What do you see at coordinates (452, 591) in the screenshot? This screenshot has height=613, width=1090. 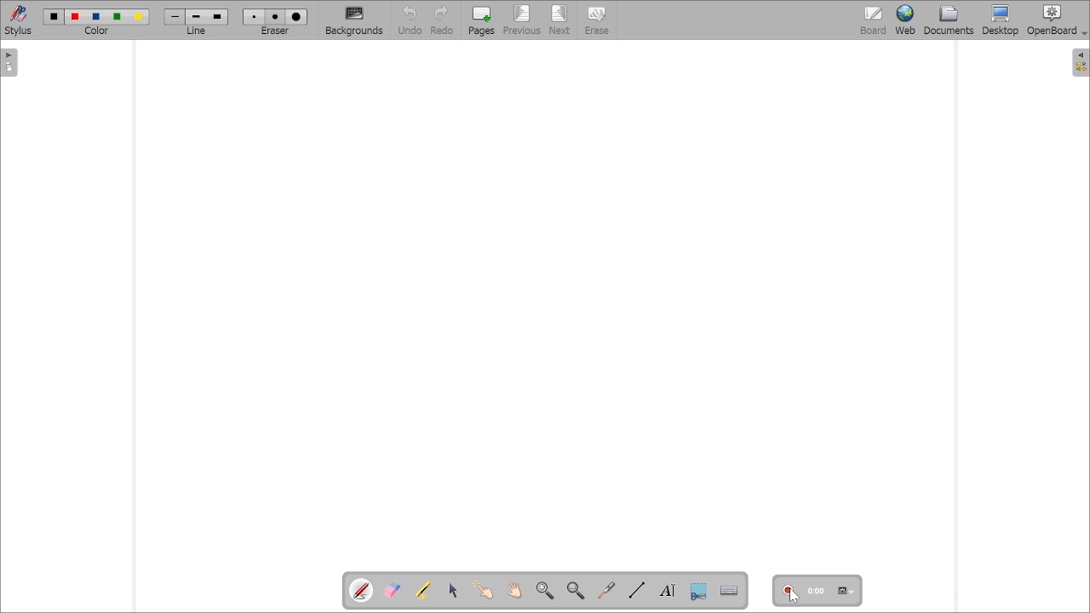 I see `Select and modify objects` at bounding box center [452, 591].